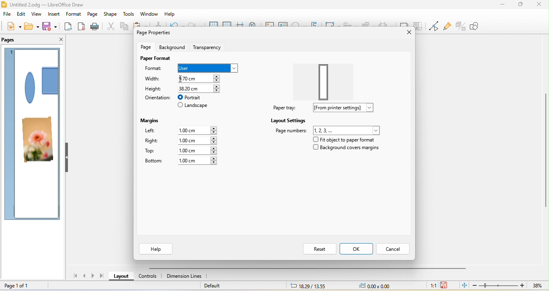 The image size is (549, 291). What do you see at coordinates (142, 25) in the screenshot?
I see `paste` at bounding box center [142, 25].